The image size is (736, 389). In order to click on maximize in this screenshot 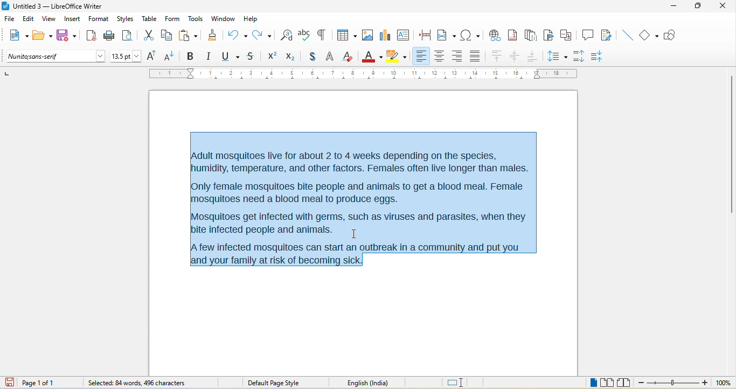, I will do `click(694, 6)`.